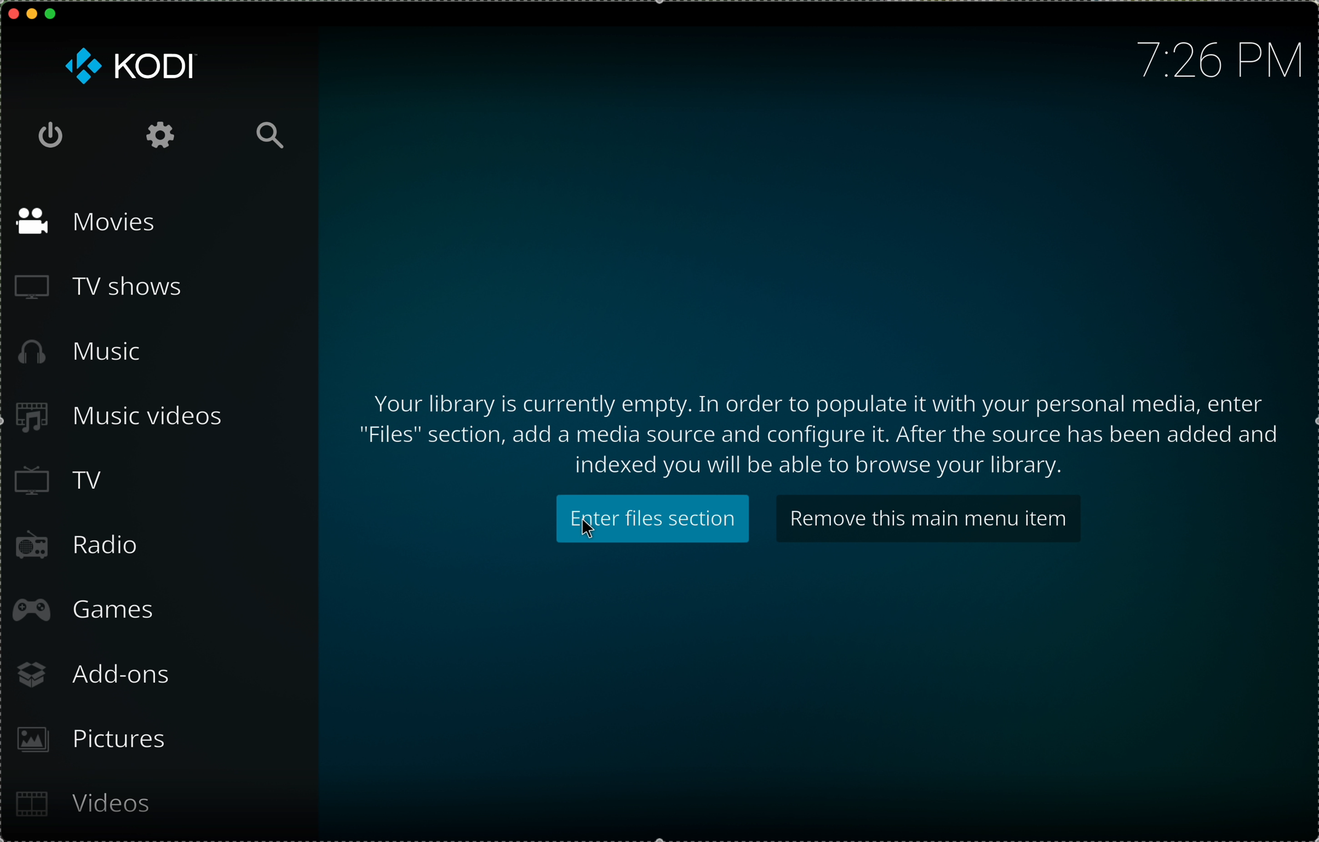  Describe the element at coordinates (818, 432) in the screenshot. I see `text` at that location.